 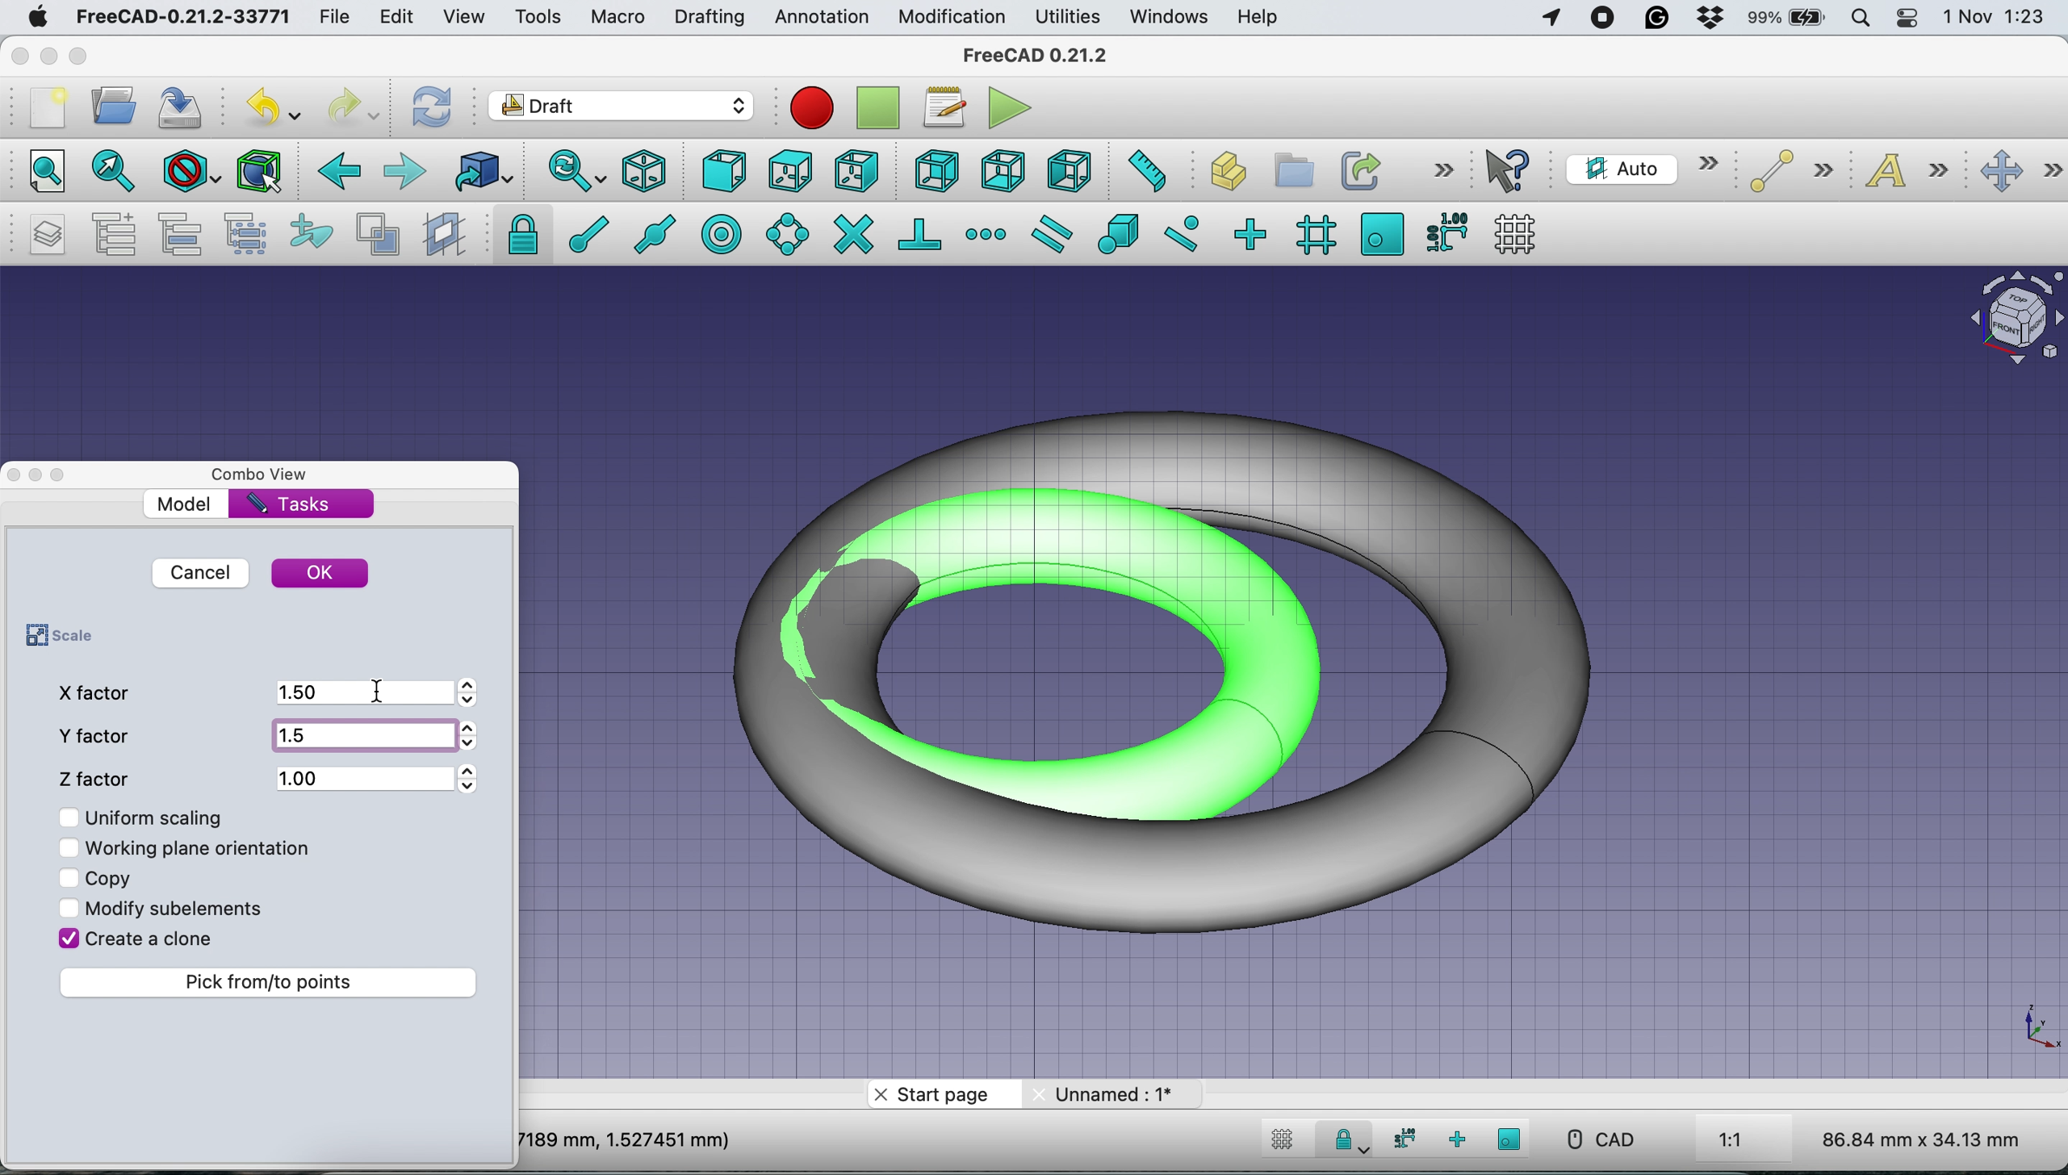 I want to click on help, so click(x=1254, y=18).